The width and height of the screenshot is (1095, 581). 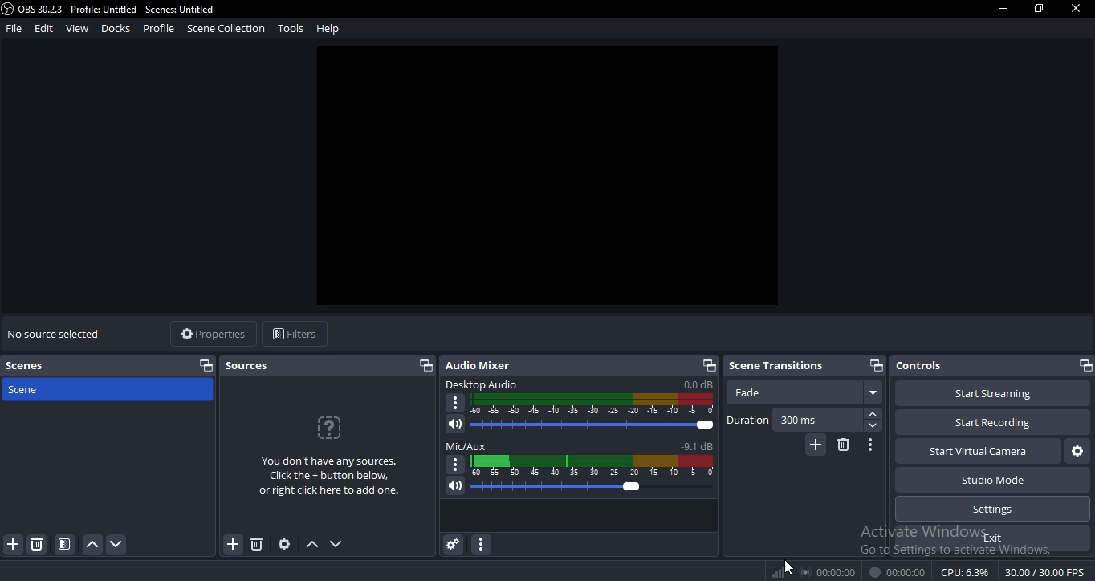 I want to click on icon, so click(x=330, y=426).